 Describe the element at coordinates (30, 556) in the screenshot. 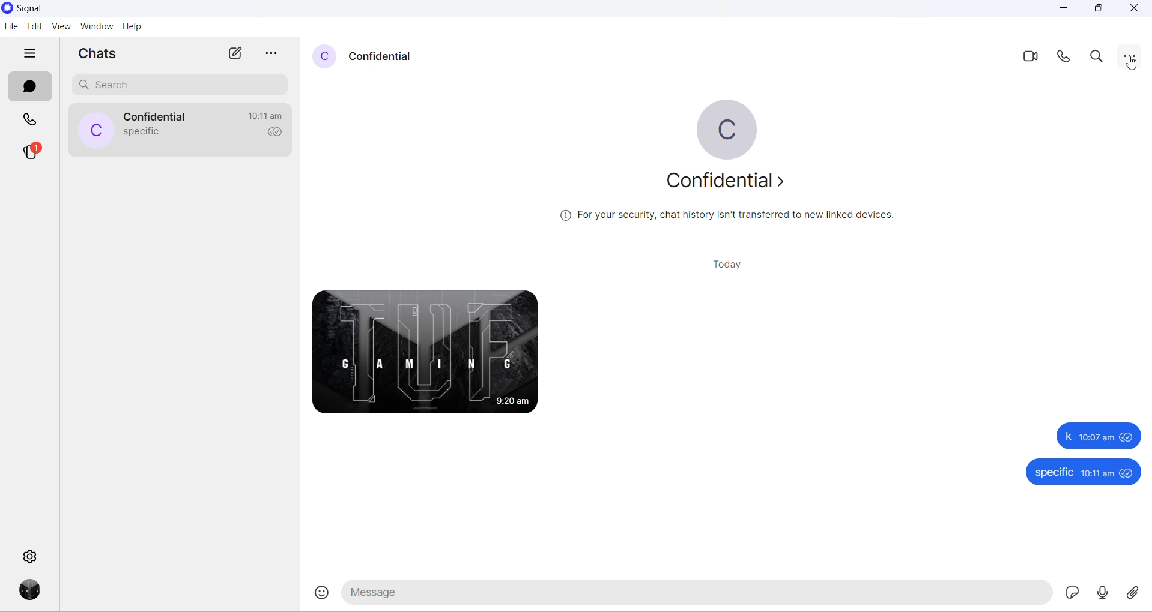

I see `settings` at that location.